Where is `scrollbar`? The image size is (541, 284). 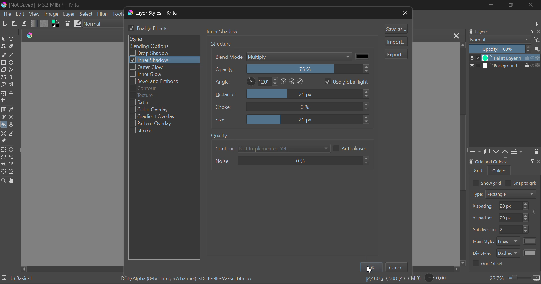 scrollbar is located at coordinates (461, 153).